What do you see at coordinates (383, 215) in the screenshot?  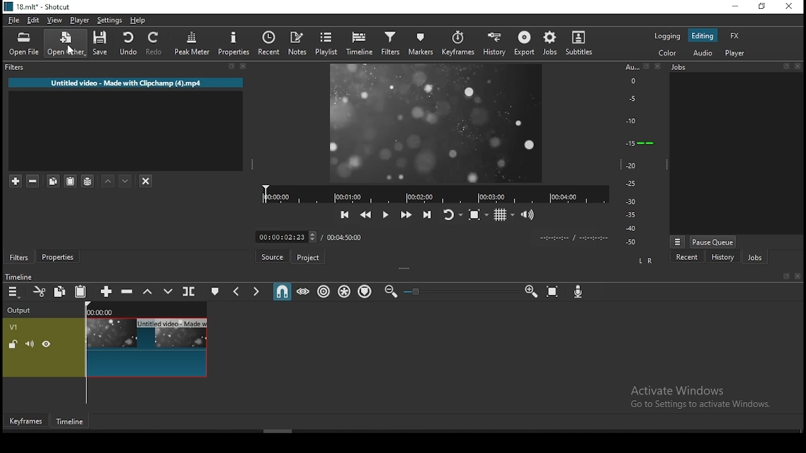 I see `play/pause` at bounding box center [383, 215].